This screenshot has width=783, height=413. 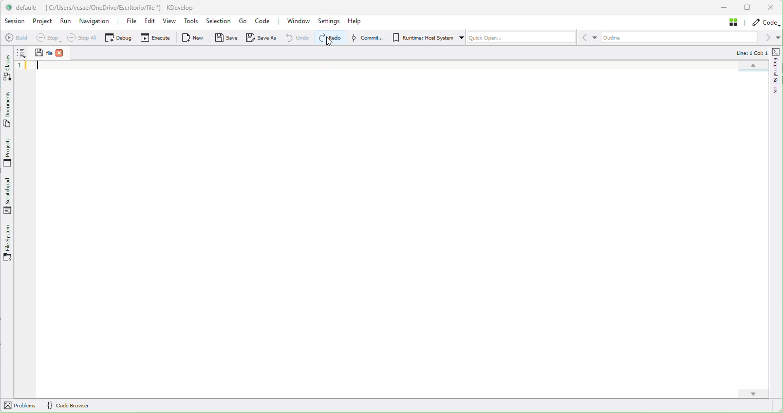 I want to click on Quickopen  , so click(x=517, y=39).